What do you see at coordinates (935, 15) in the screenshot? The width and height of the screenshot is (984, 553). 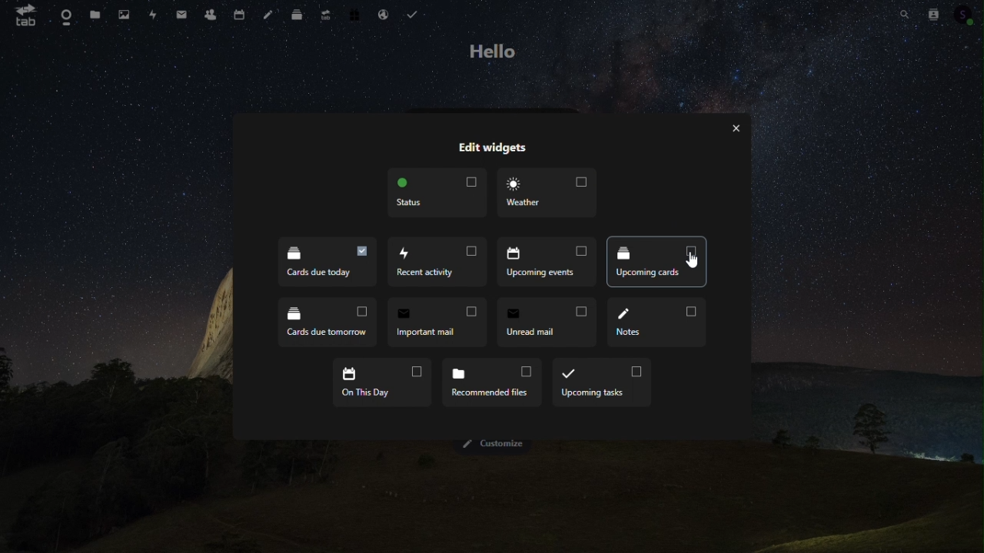 I see `Contacts` at bounding box center [935, 15].